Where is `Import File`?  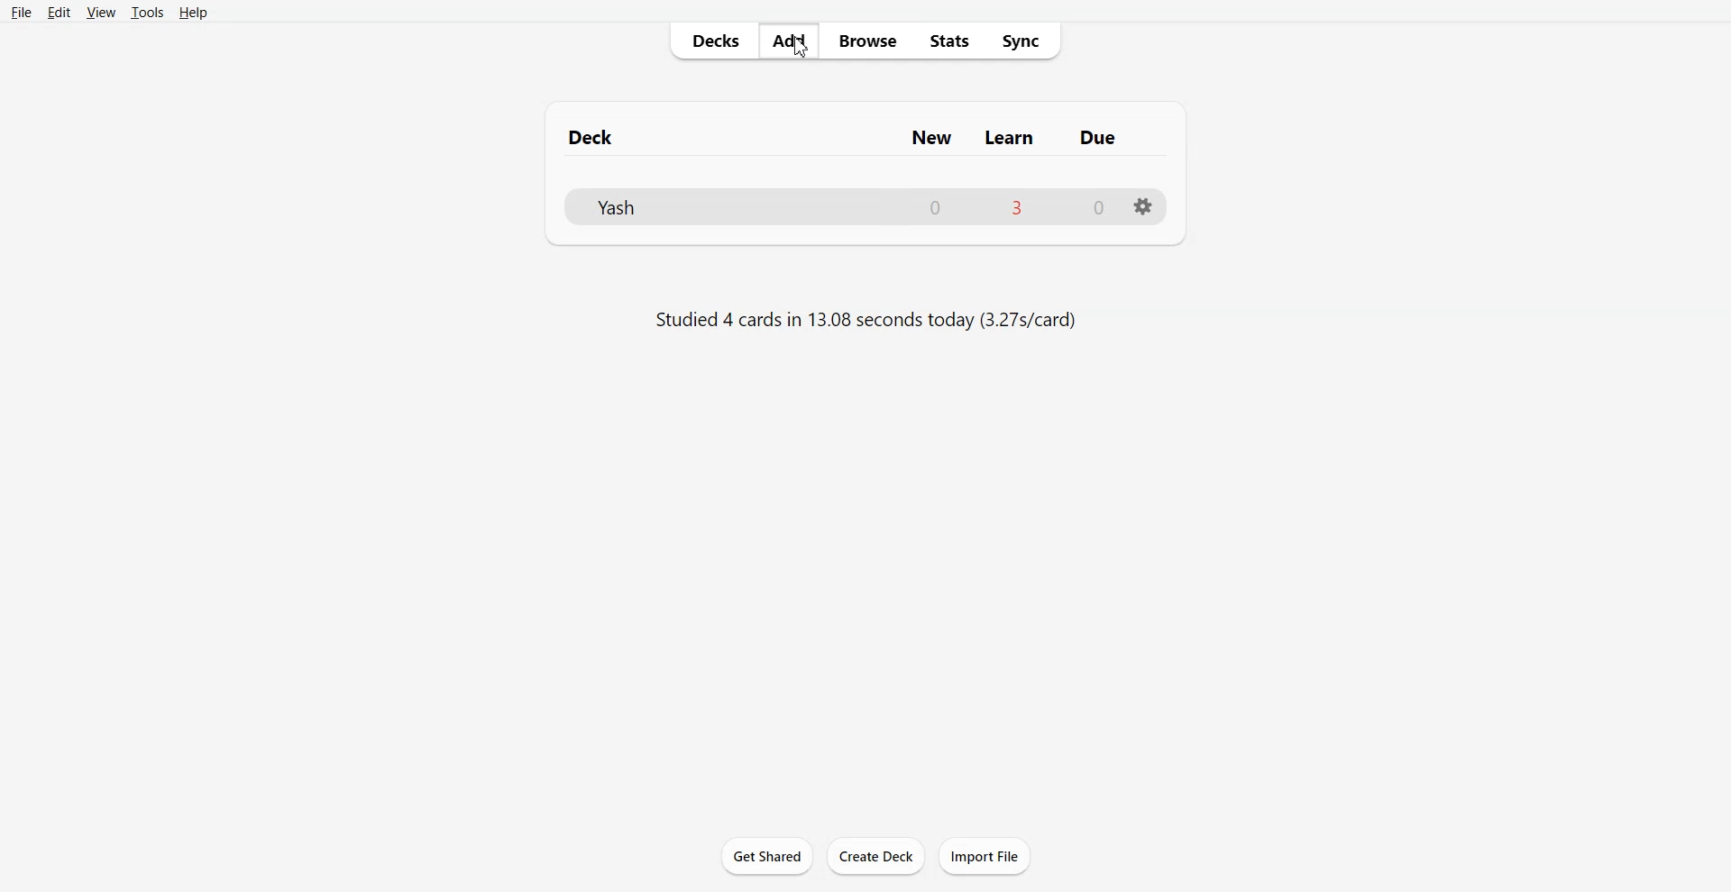 Import File is located at coordinates (984, 857).